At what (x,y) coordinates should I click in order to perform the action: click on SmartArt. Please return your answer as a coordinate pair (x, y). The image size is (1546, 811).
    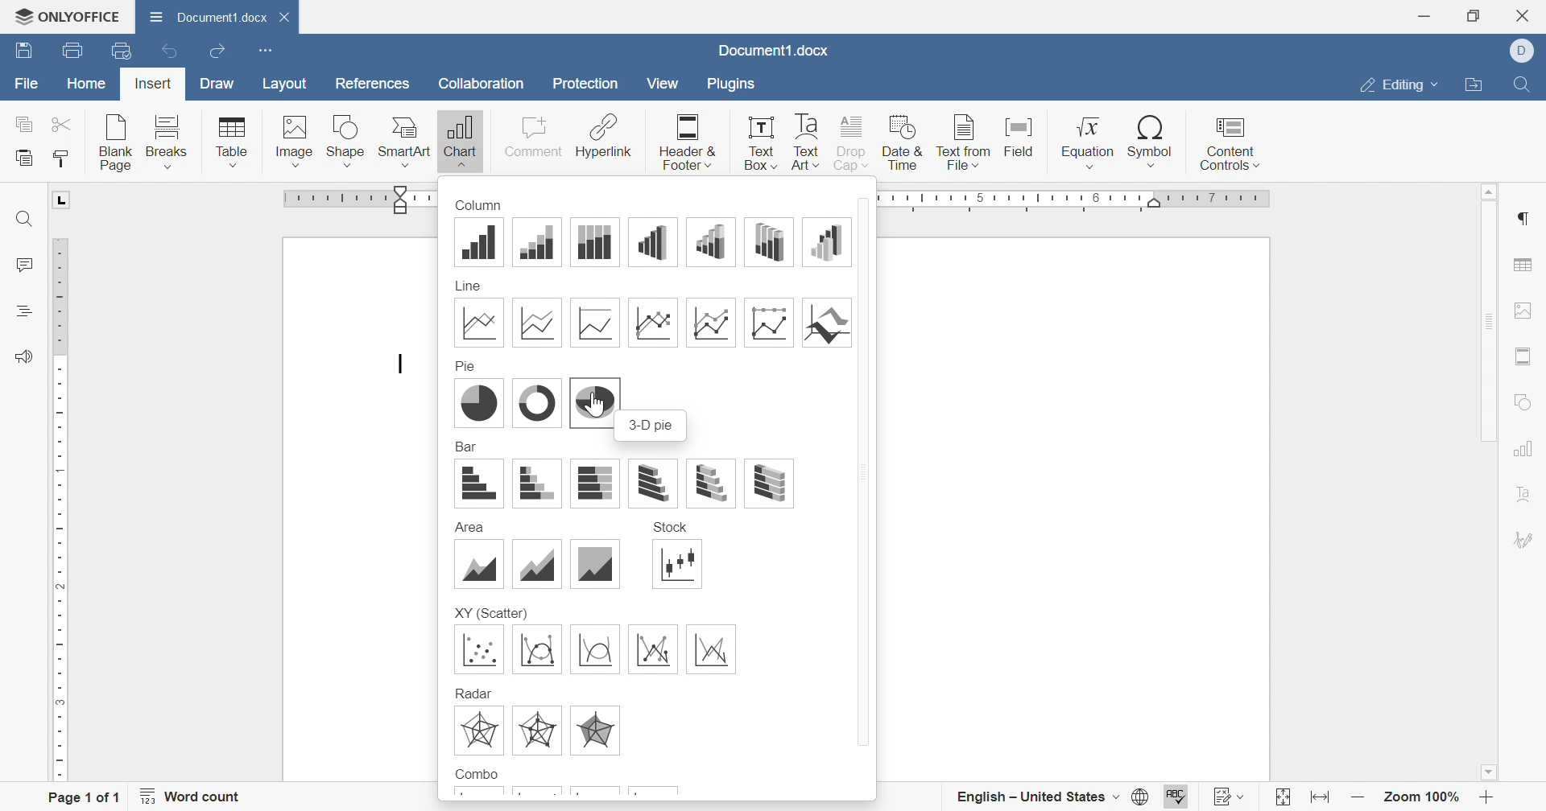
    Looking at the image, I should click on (406, 140).